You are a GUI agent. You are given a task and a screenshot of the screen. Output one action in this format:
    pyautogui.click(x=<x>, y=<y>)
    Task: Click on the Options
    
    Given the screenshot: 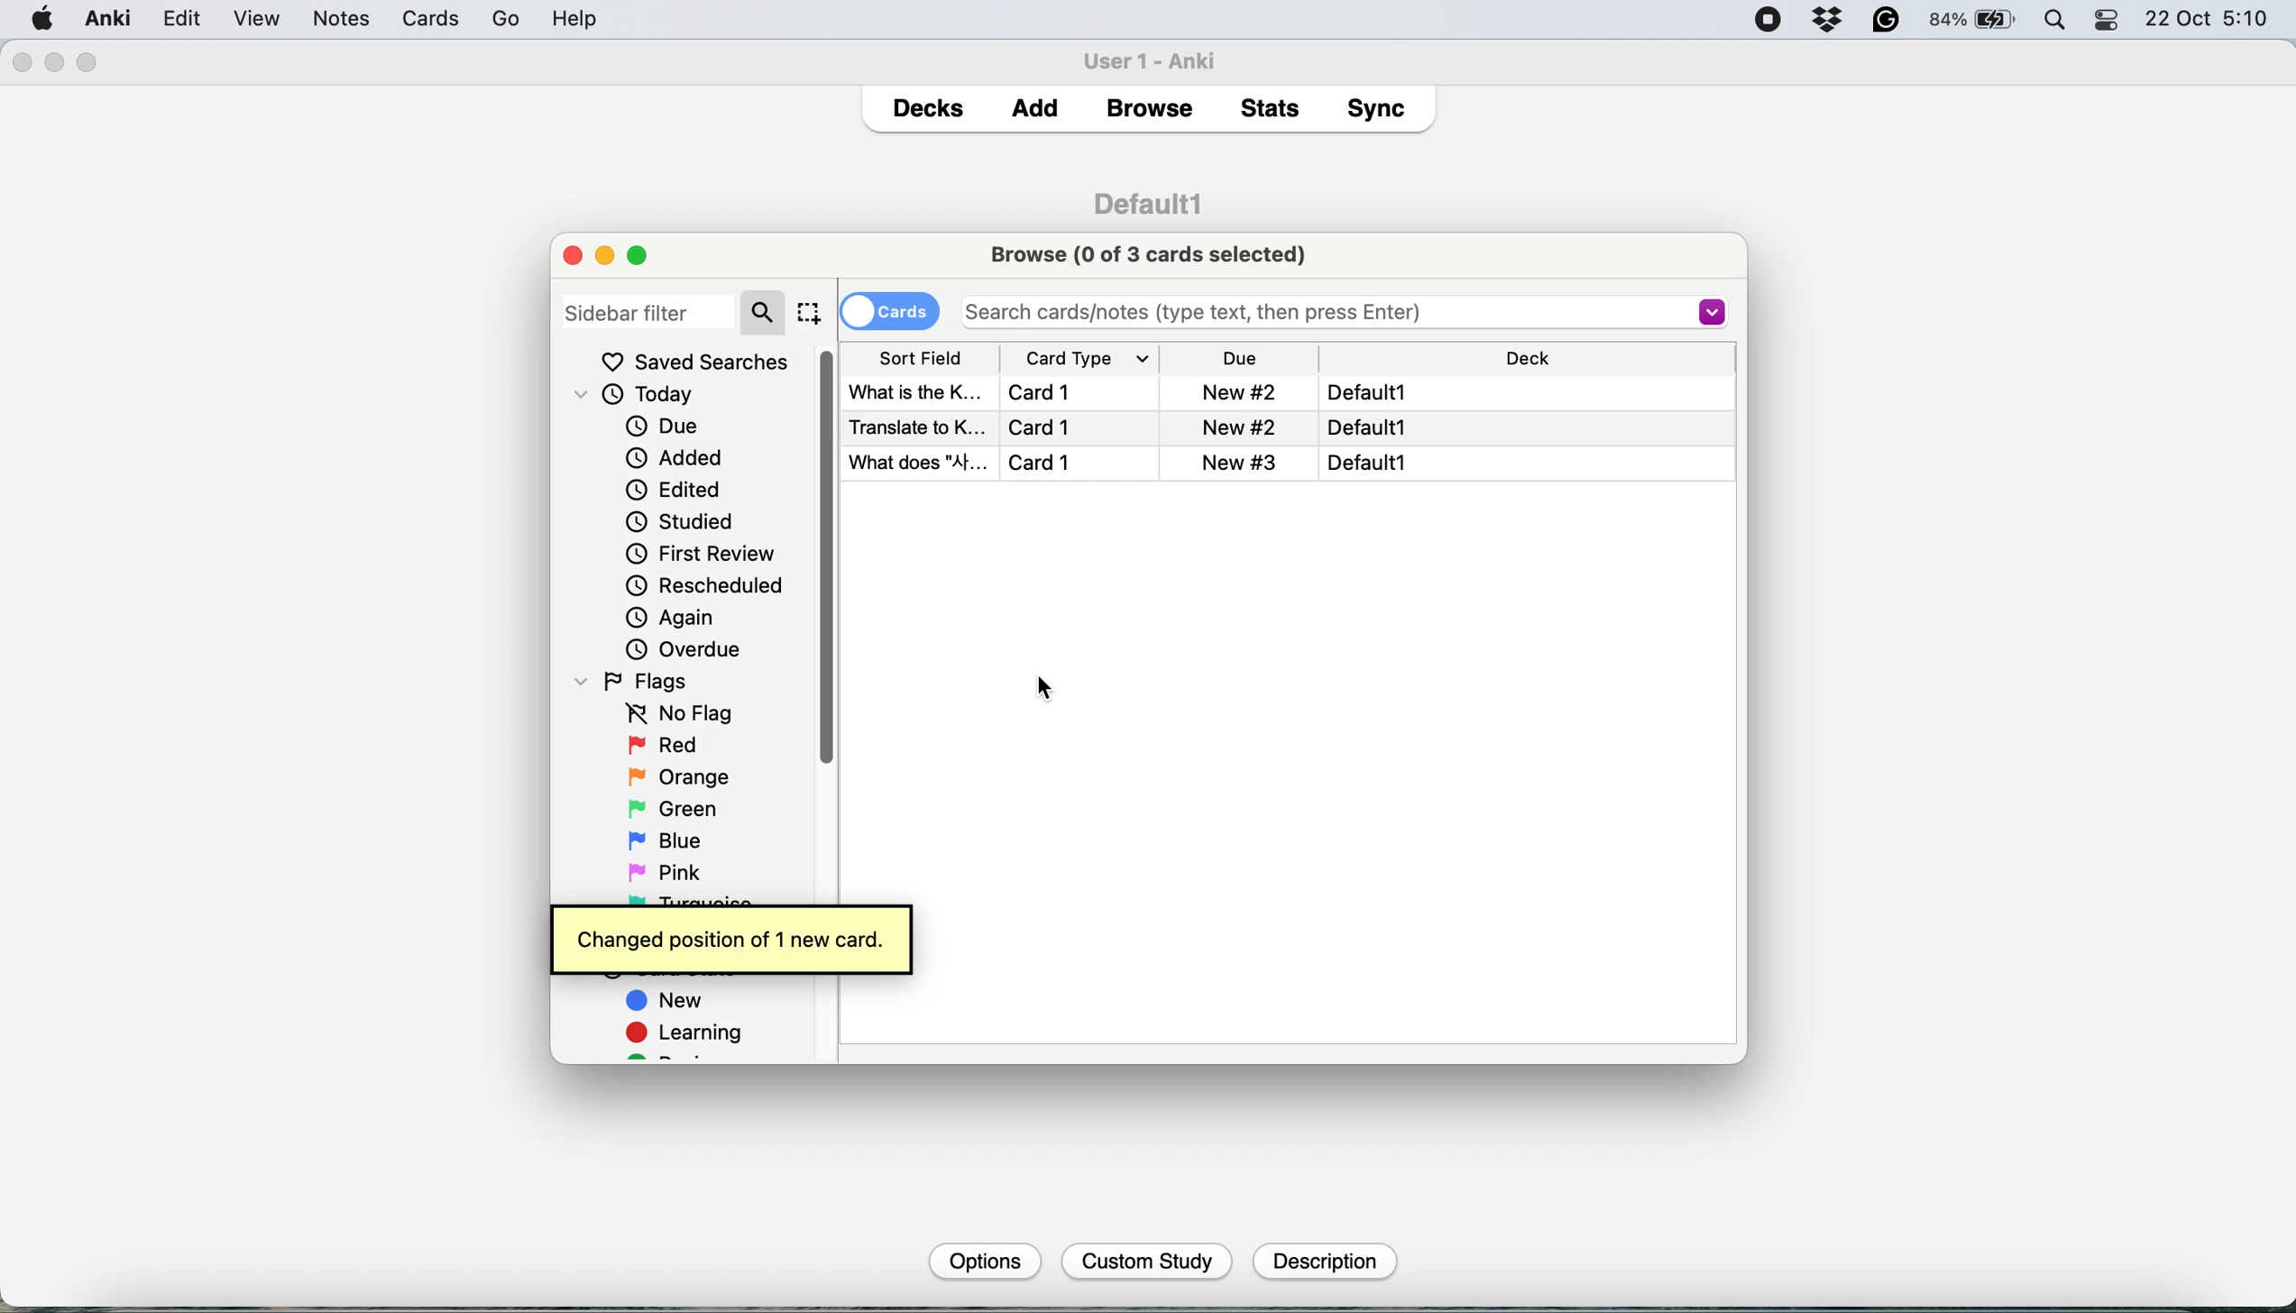 What is the action you would take?
    pyautogui.click(x=982, y=1260)
    